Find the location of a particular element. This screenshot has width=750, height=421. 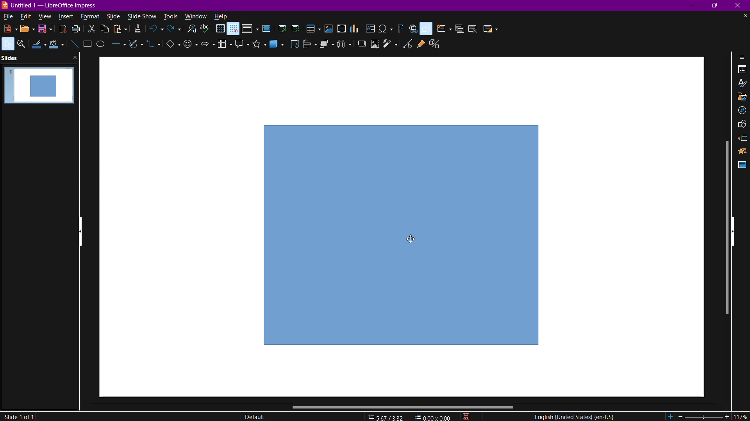

Slide 1 is located at coordinates (39, 89).